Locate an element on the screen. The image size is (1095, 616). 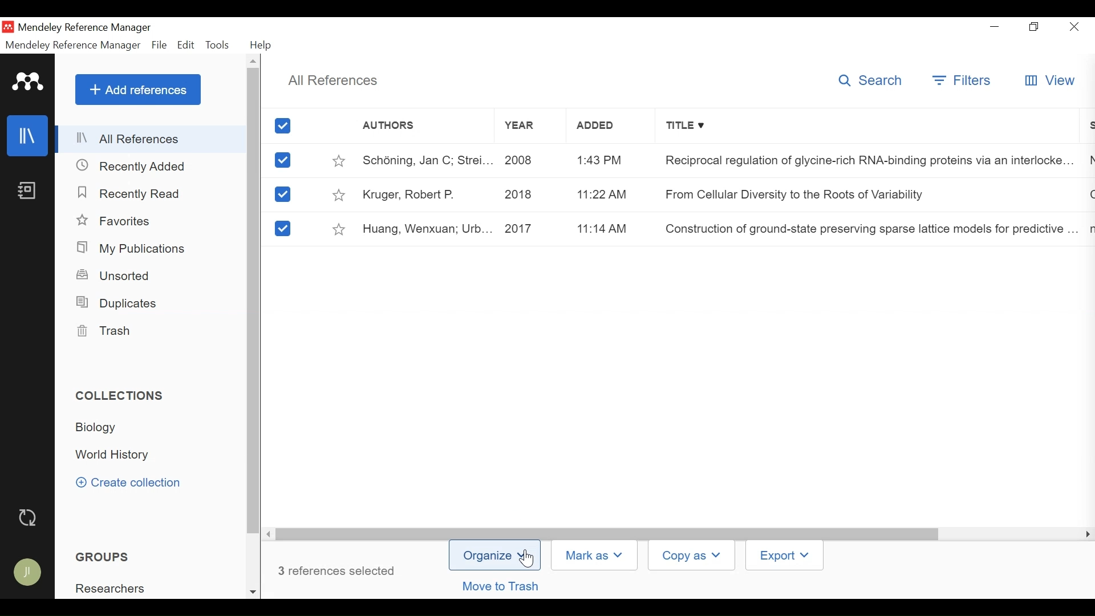
Toggle Favorites is located at coordinates (338, 228).